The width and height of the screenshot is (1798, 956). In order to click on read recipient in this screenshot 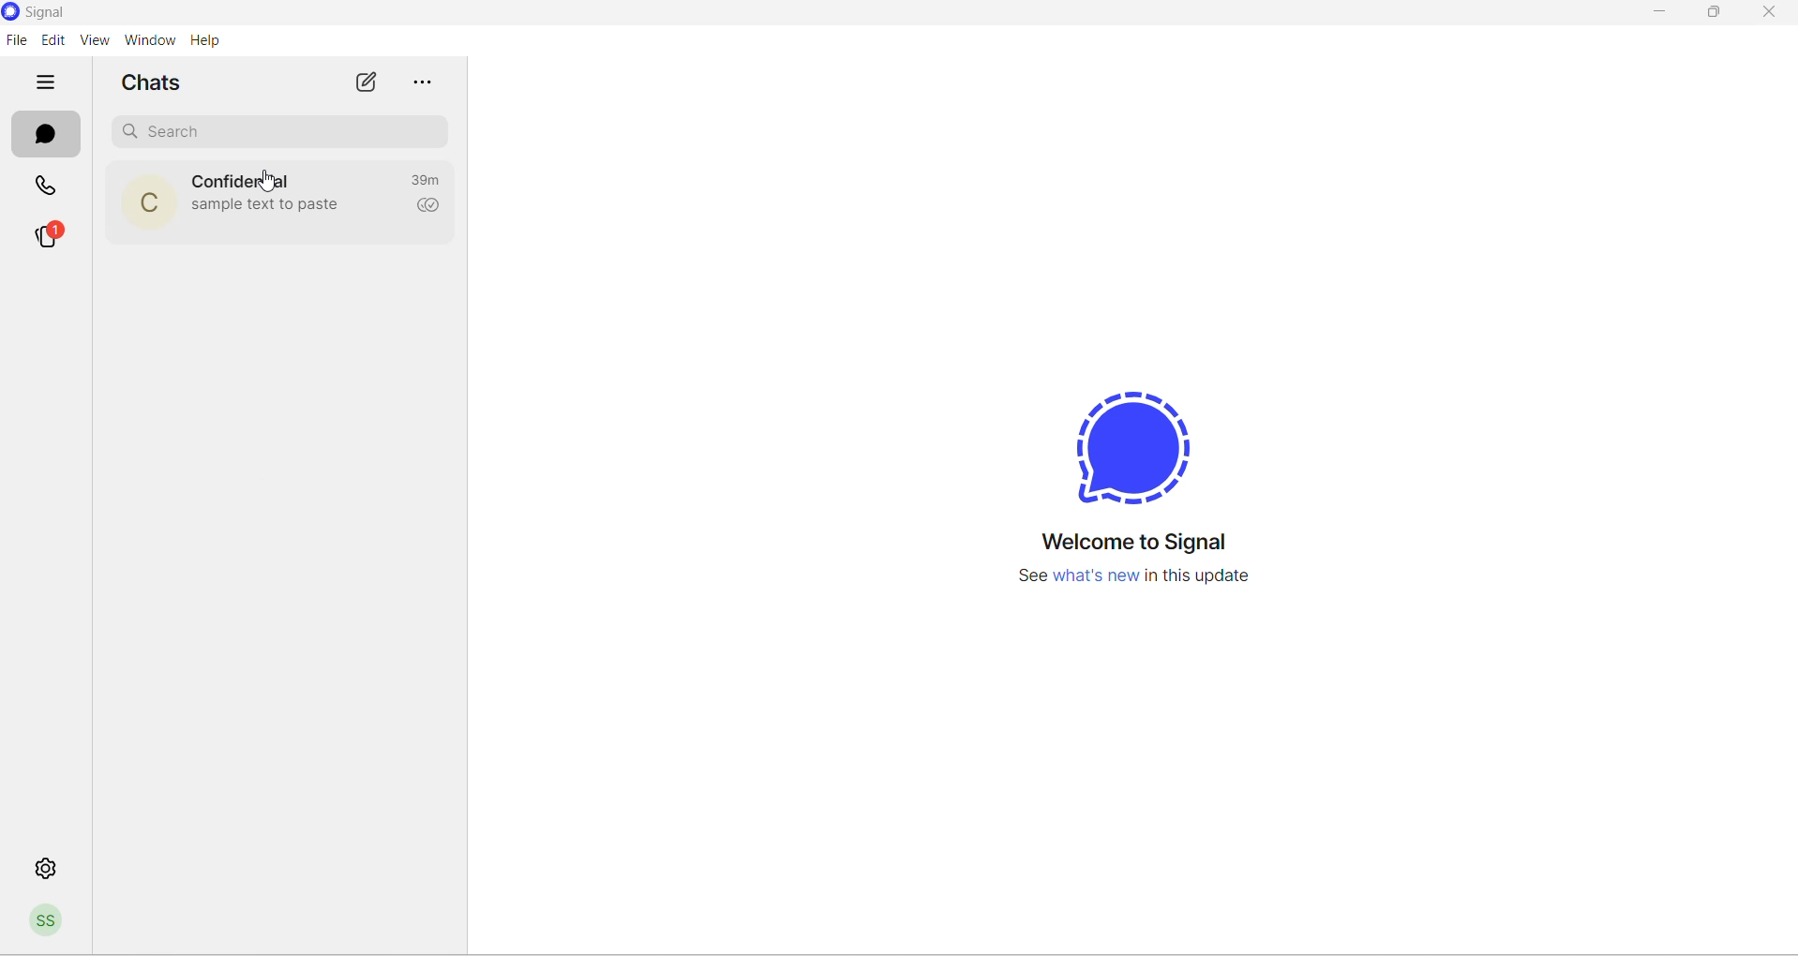, I will do `click(430, 208)`.